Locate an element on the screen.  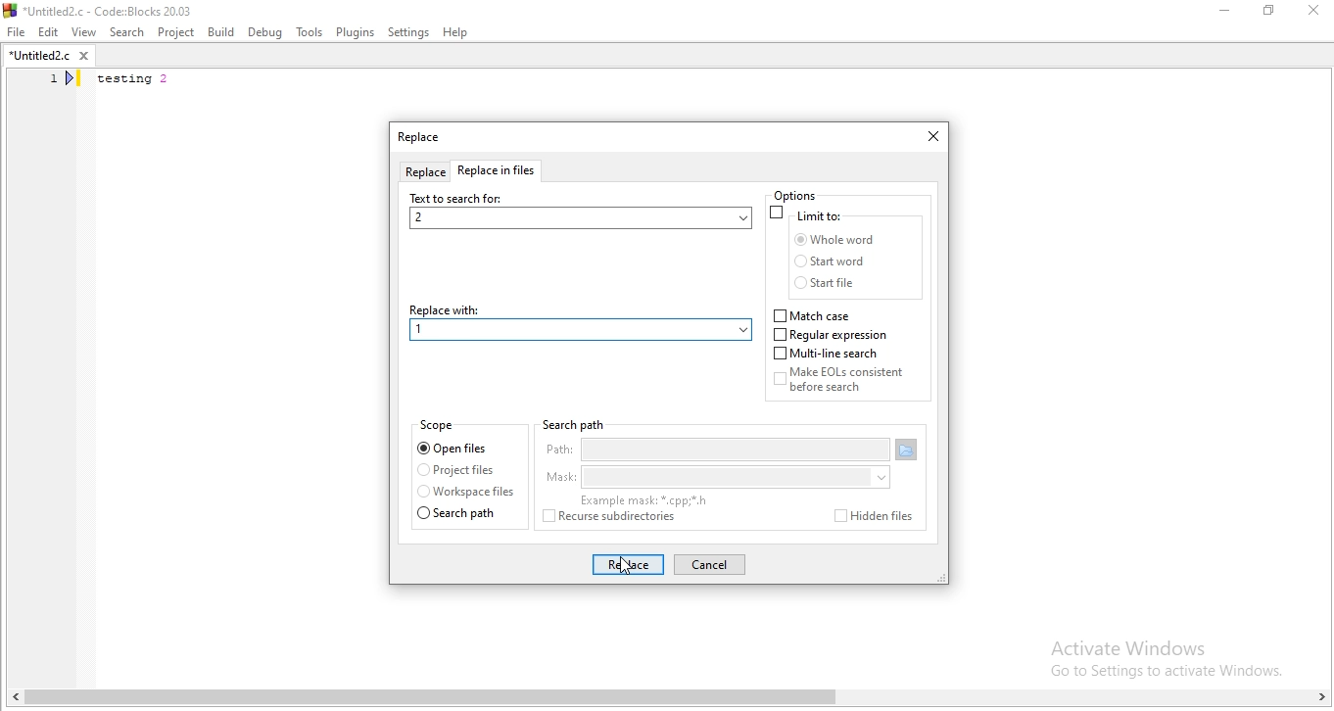
*Untitled2.c - Code::Blocks 20.03 is located at coordinates (119, 9).